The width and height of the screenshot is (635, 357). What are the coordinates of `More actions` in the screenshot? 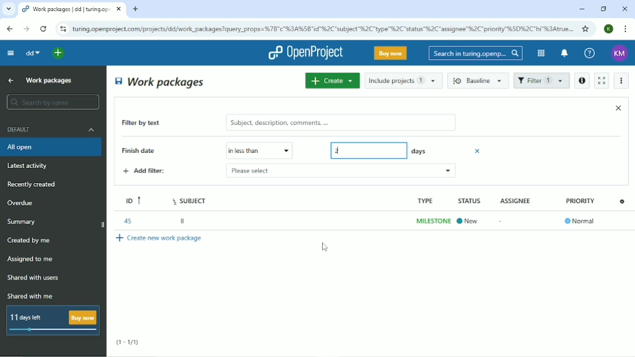 It's located at (622, 81).